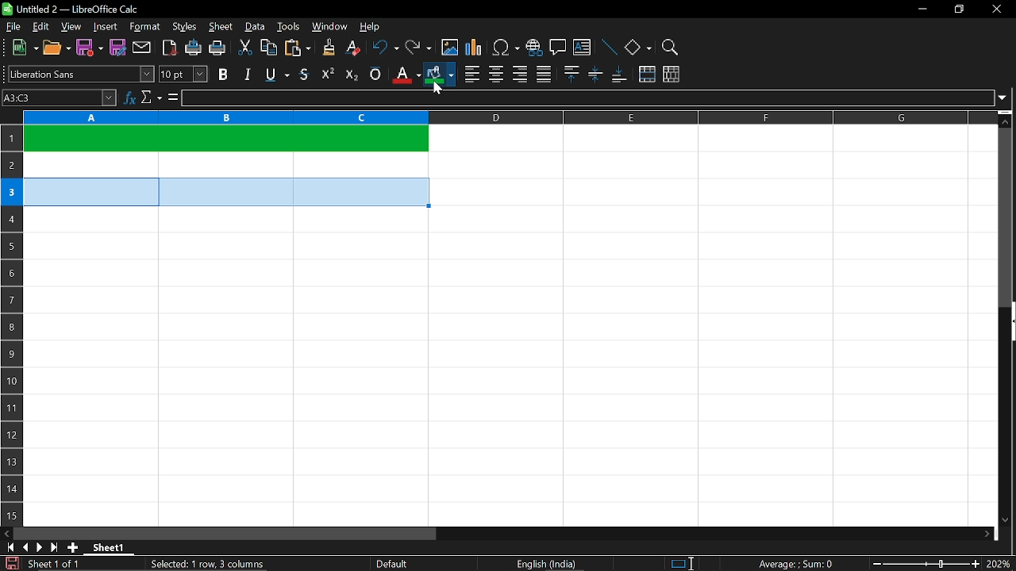 The width and height of the screenshot is (1016, 571). Describe the element at coordinates (289, 28) in the screenshot. I see `tools` at that location.